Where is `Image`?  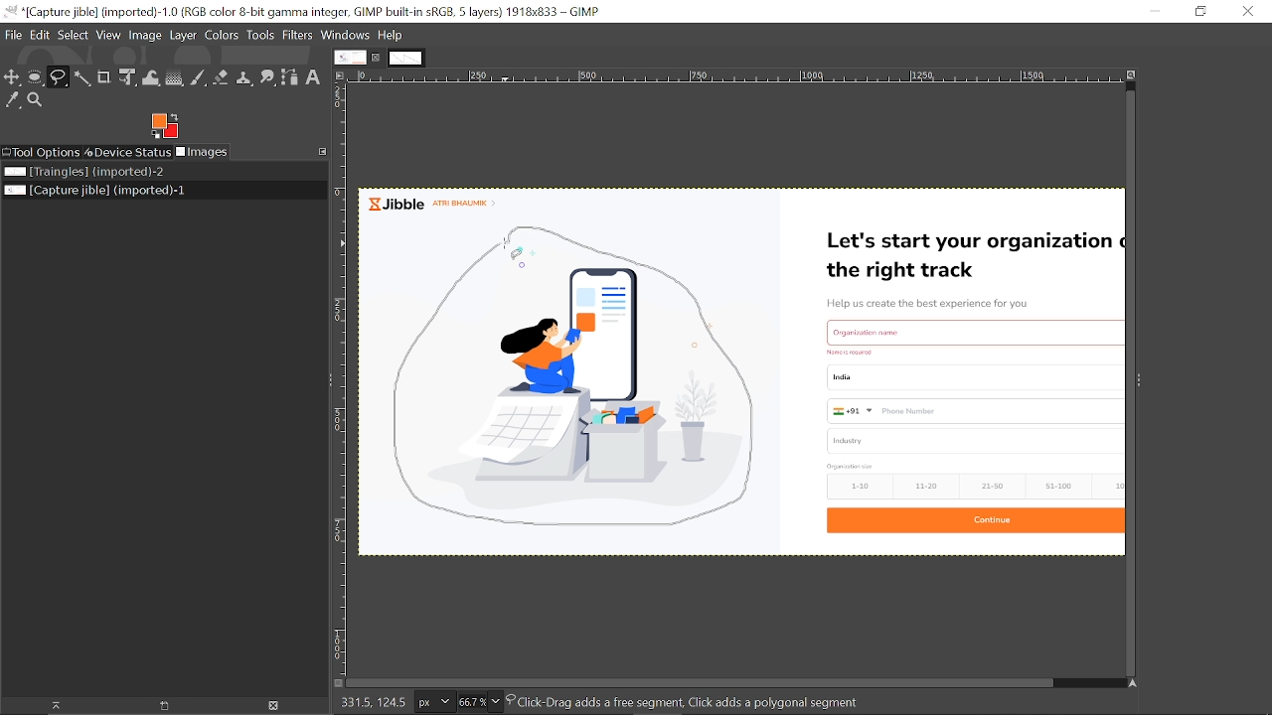
Image is located at coordinates (144, 37).